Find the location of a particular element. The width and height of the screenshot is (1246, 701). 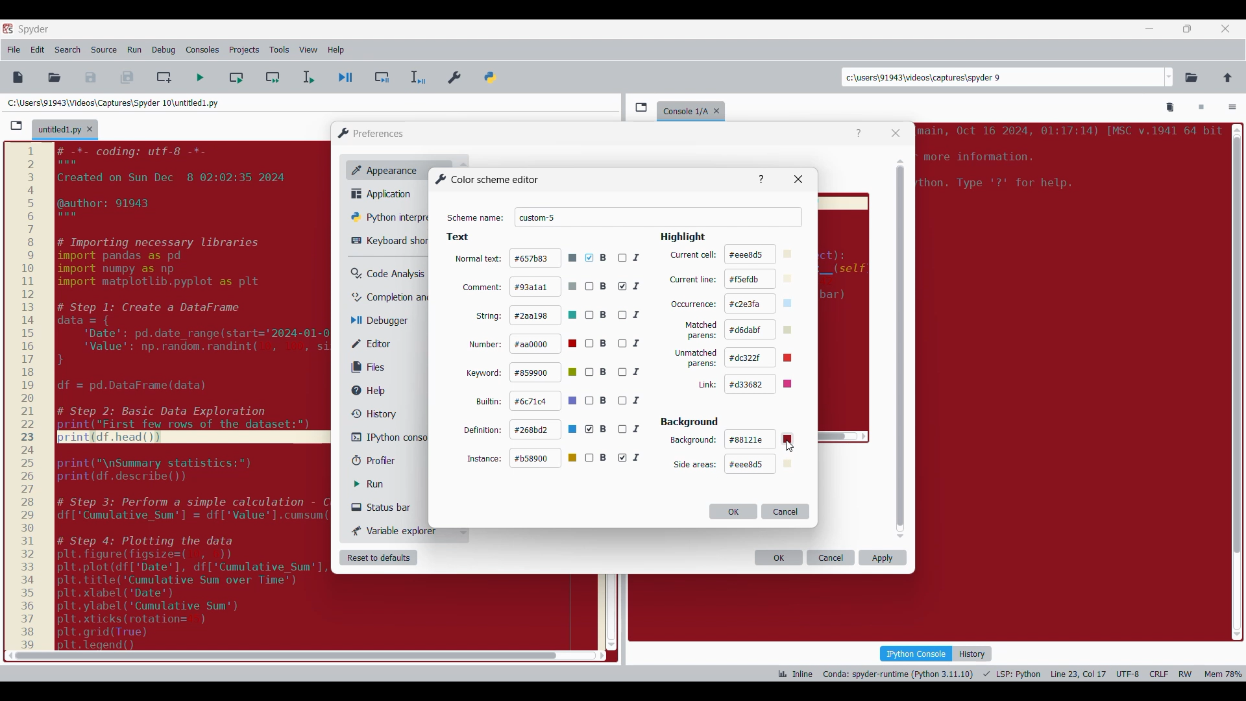

Run file is located at coordinates (200, 77).